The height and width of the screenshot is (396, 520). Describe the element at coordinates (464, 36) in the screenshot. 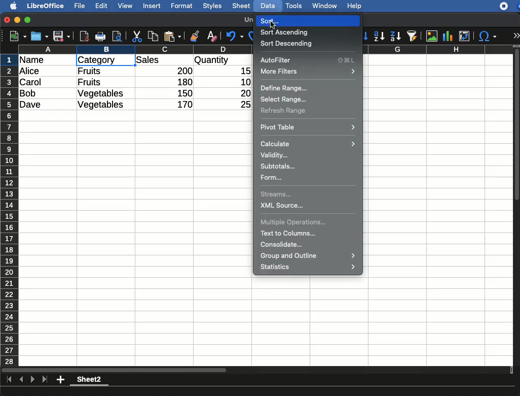

I see `pivot table` at that location.